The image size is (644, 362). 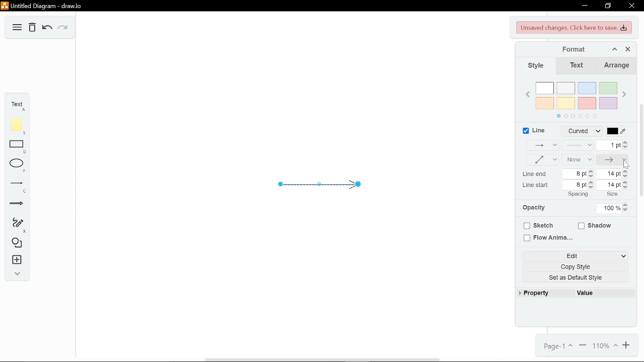 What do you see at coordinates (41, 6) in the screenshot?
I see `Untitled Diagram-draw.io` at bounding box center [41, 6].